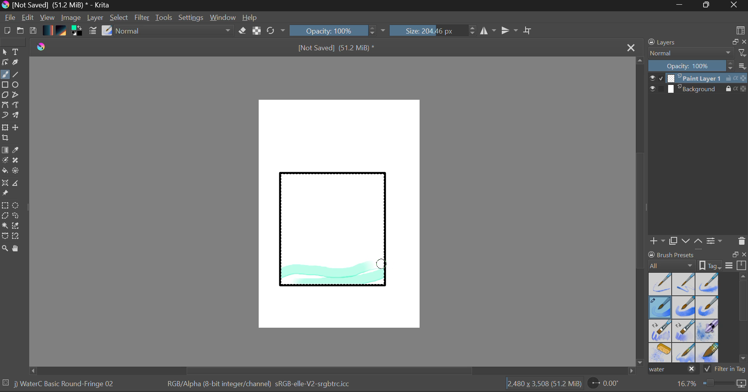 This screenshot has height=392, width=748. I want to click on Calligraphic Tool, so click(18, 64).